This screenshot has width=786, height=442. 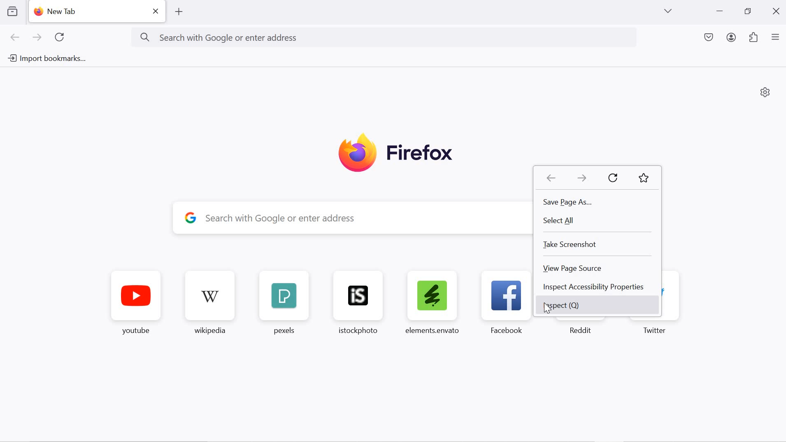 I want to click on NEW TAB, so click(x=86, y=13).